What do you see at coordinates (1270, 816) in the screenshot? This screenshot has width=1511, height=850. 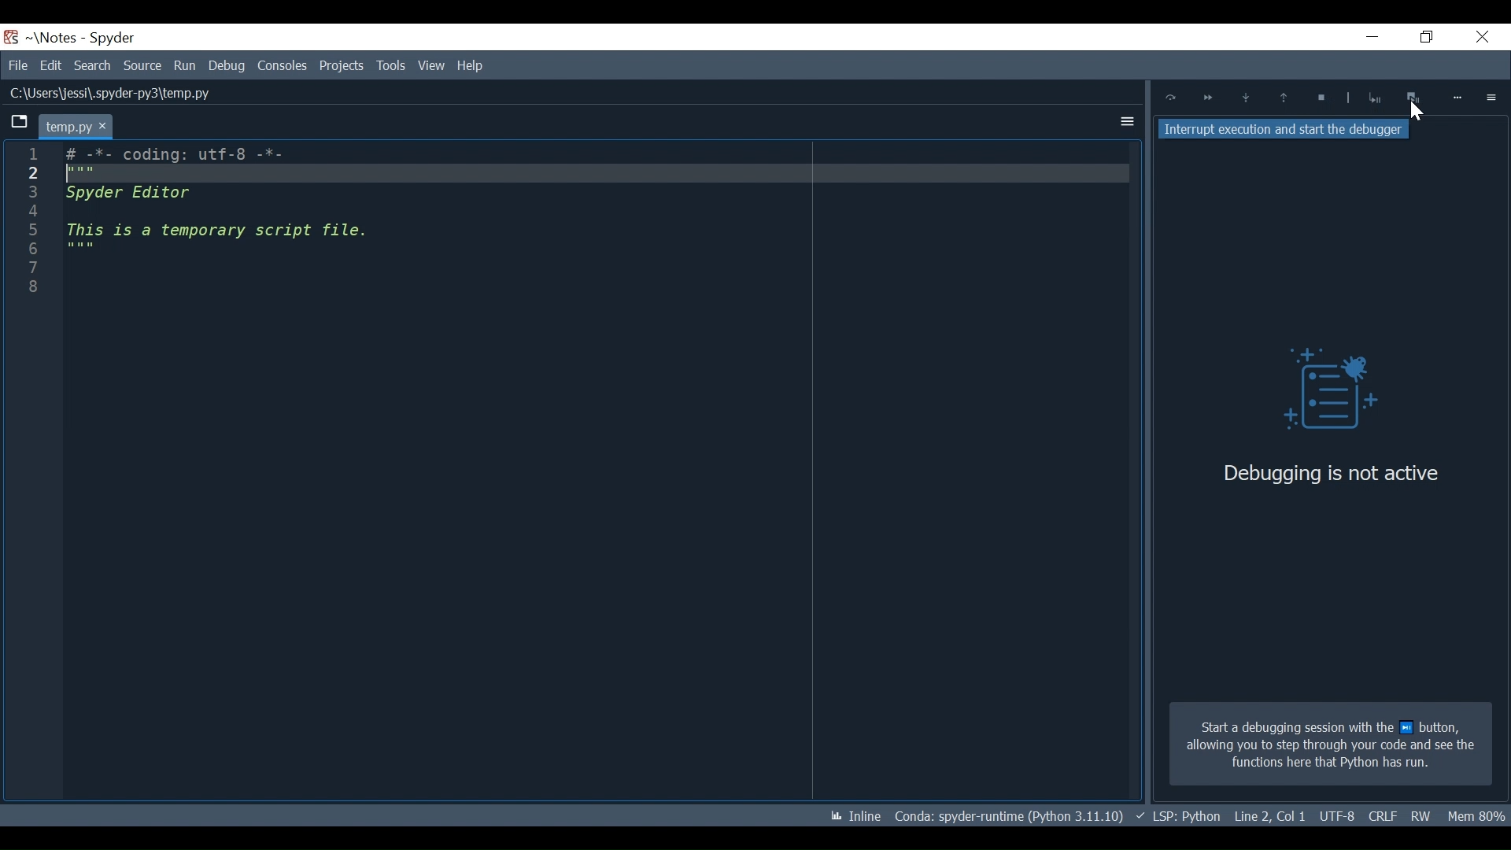 I see `File EQL Status` at bounding box center [1270, 816].